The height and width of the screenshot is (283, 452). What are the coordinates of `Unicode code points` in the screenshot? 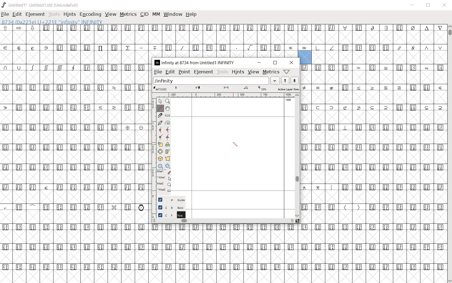 It's located at (358, 187).